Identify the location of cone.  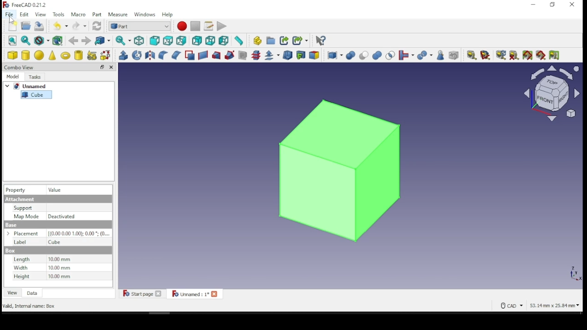
(53, 55).